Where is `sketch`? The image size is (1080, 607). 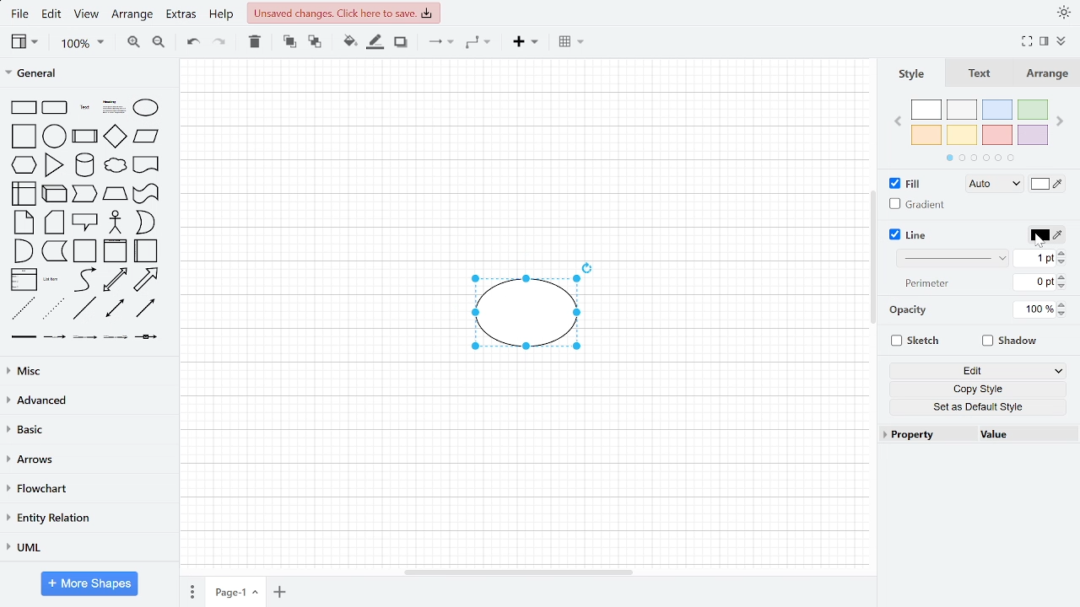
sketch is located at coordinates (916, 341).